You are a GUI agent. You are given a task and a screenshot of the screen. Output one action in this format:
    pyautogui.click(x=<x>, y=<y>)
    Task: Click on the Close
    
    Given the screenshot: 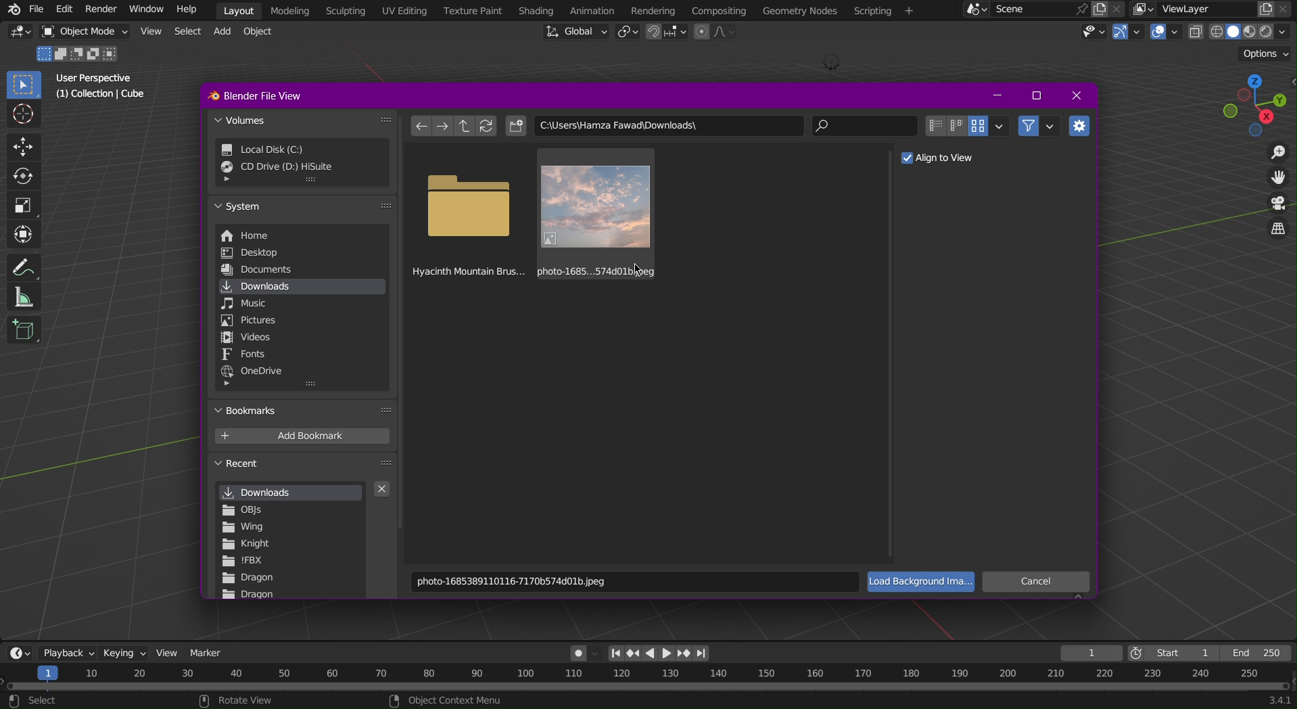 What is the action you would take?
    pyautogui.click(x=1079, y=95)
    